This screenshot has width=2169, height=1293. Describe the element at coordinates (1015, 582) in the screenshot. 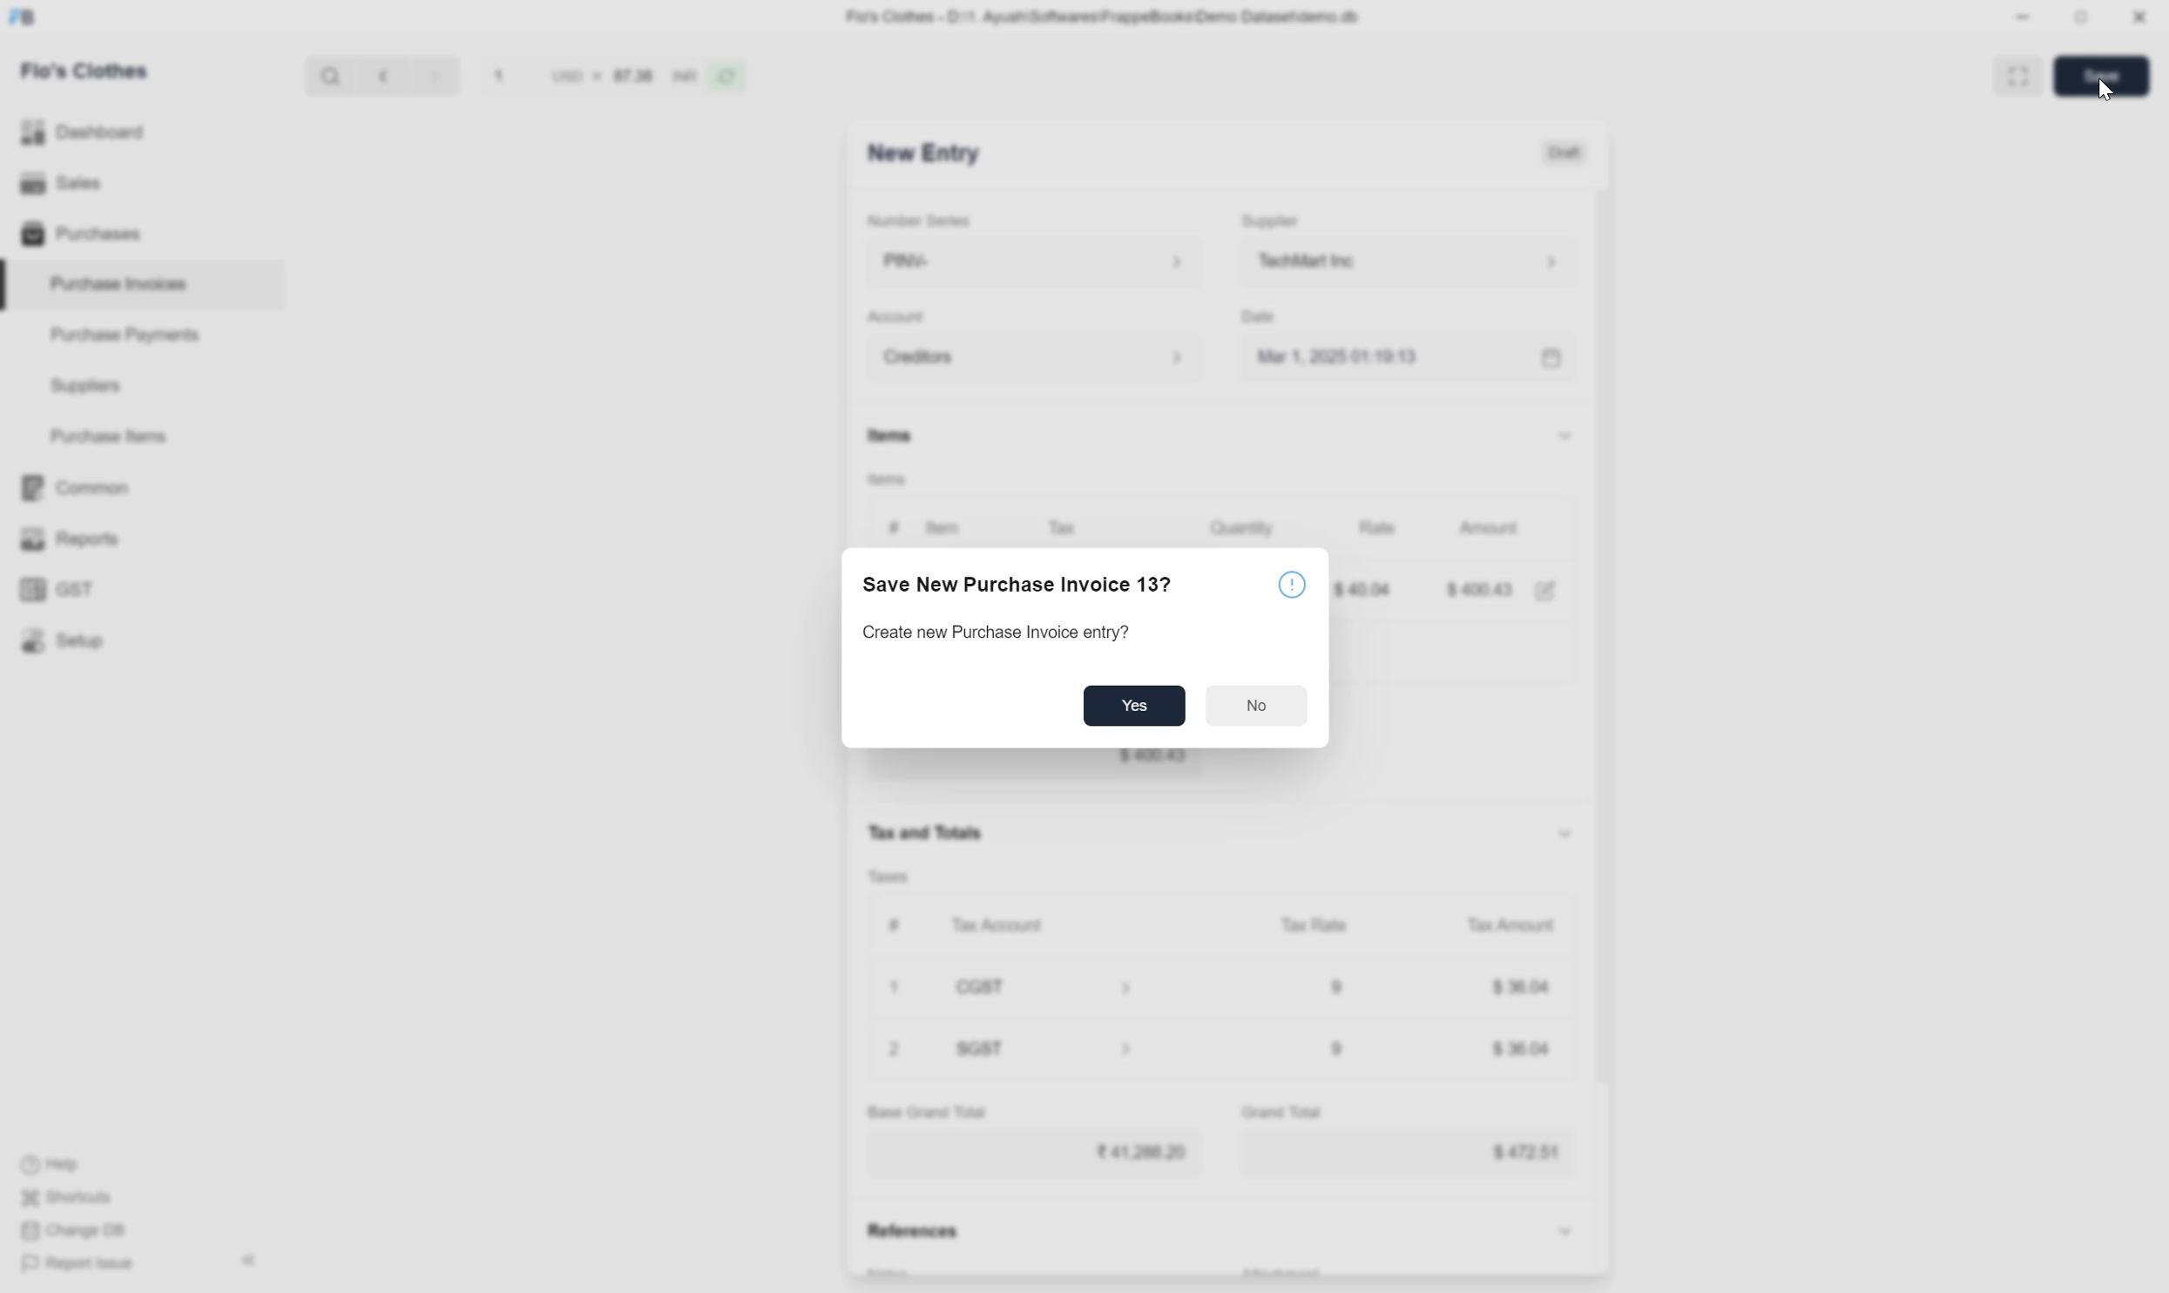

I see `Save New Purchase Invoice 13?` at that location.